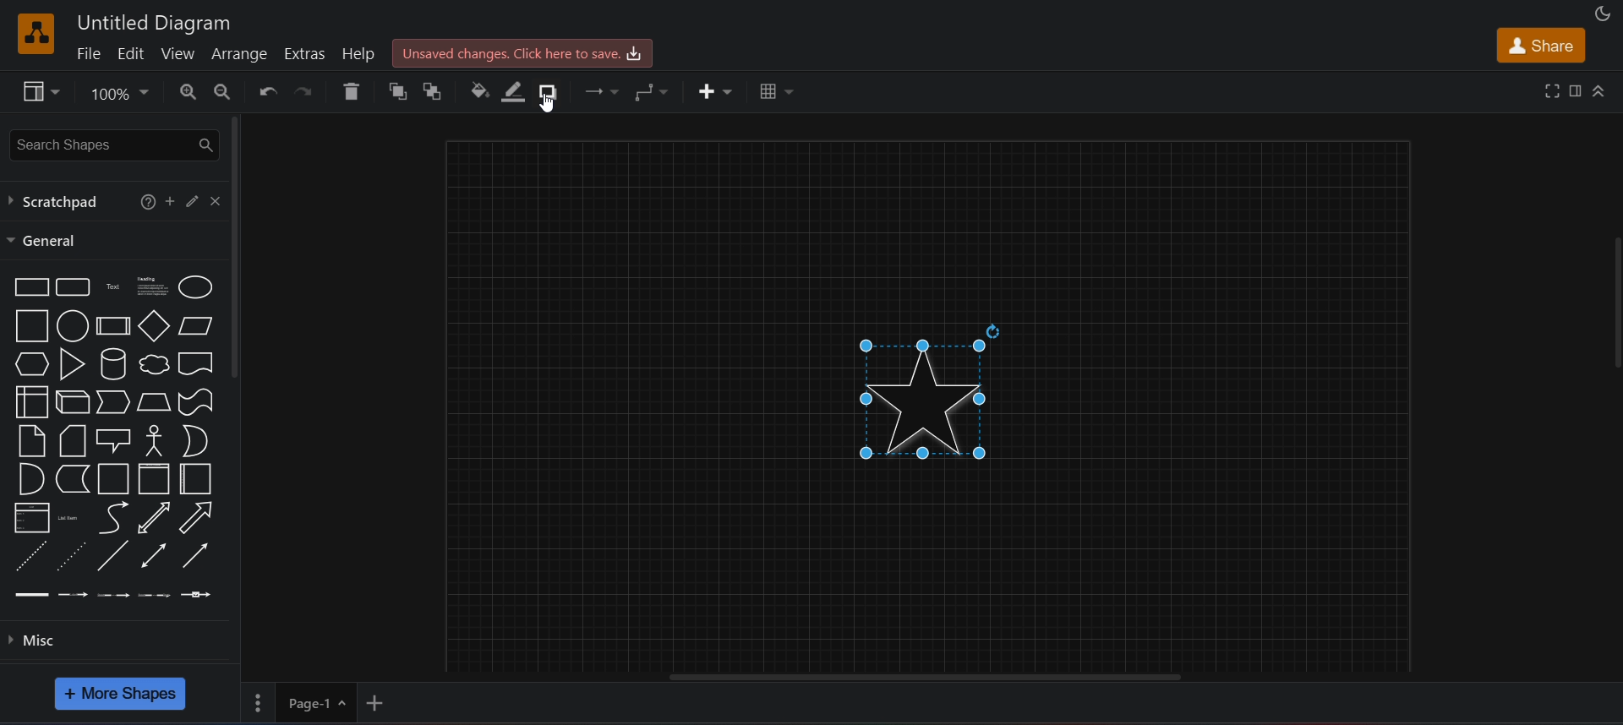 Image resolution: width=1623 pixels, height=725 pixels. I want to click on collapse/expand, so click(1603, 90).